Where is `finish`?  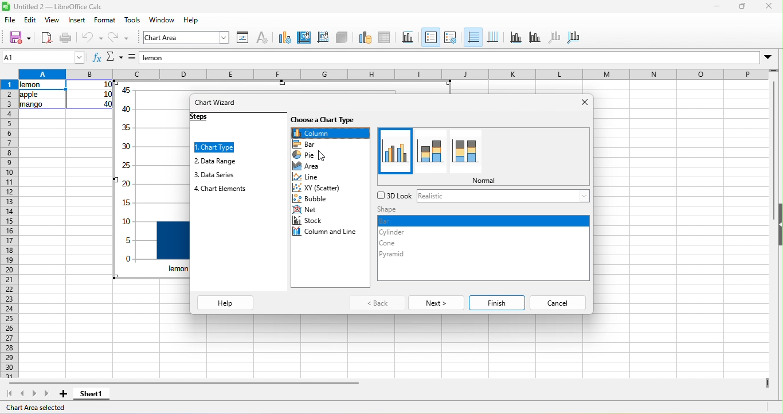
finish is located at coordinates (497, 302).